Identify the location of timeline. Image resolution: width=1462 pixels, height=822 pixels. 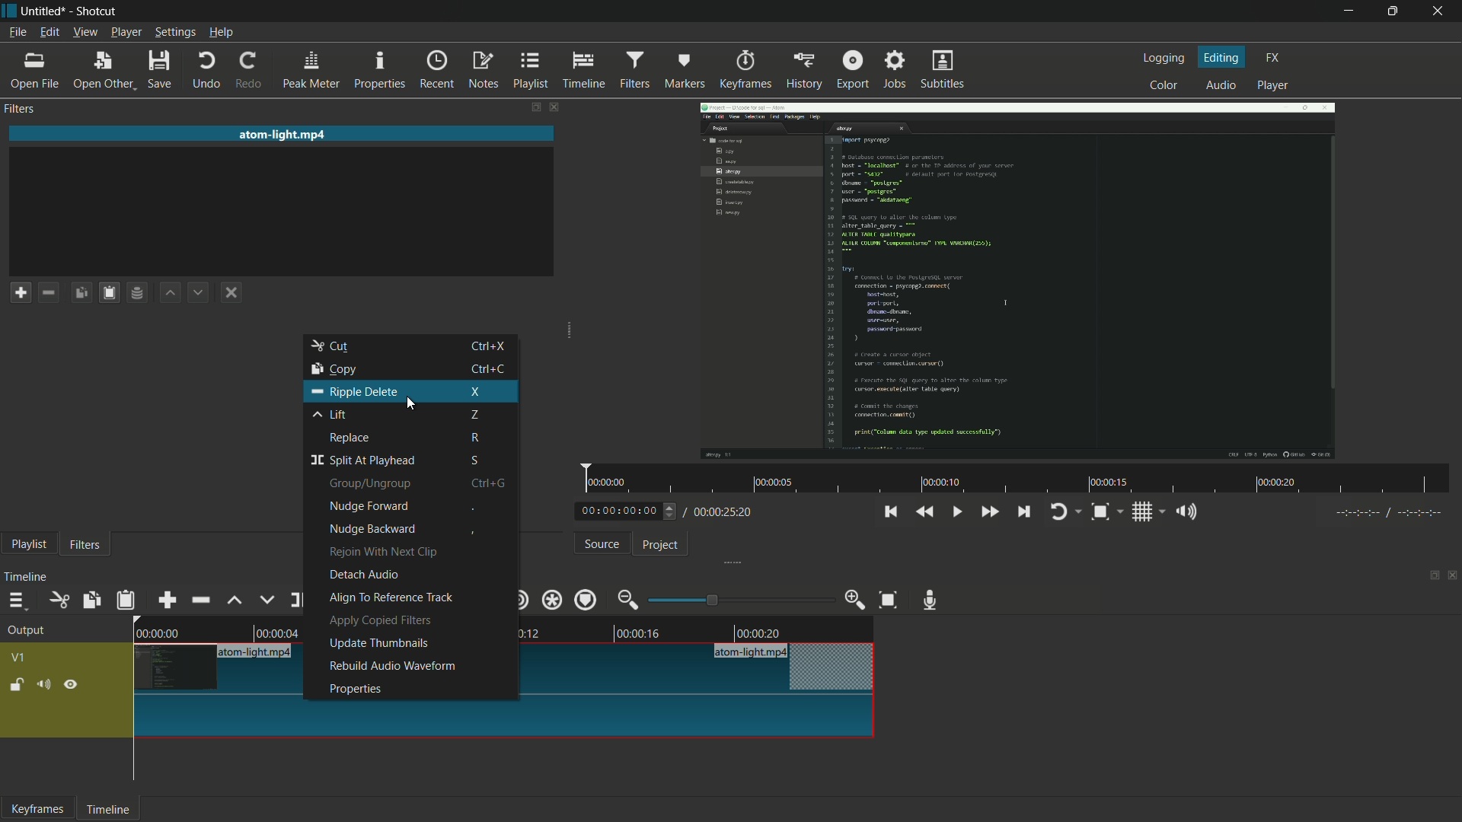
(28, 578).